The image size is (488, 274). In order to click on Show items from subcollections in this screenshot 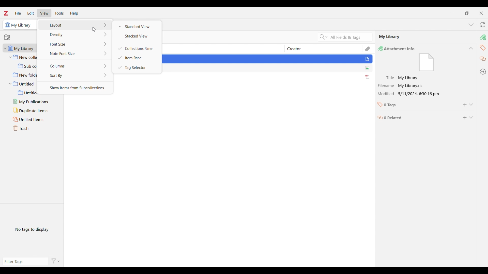, I will do `click(76, 87)`.